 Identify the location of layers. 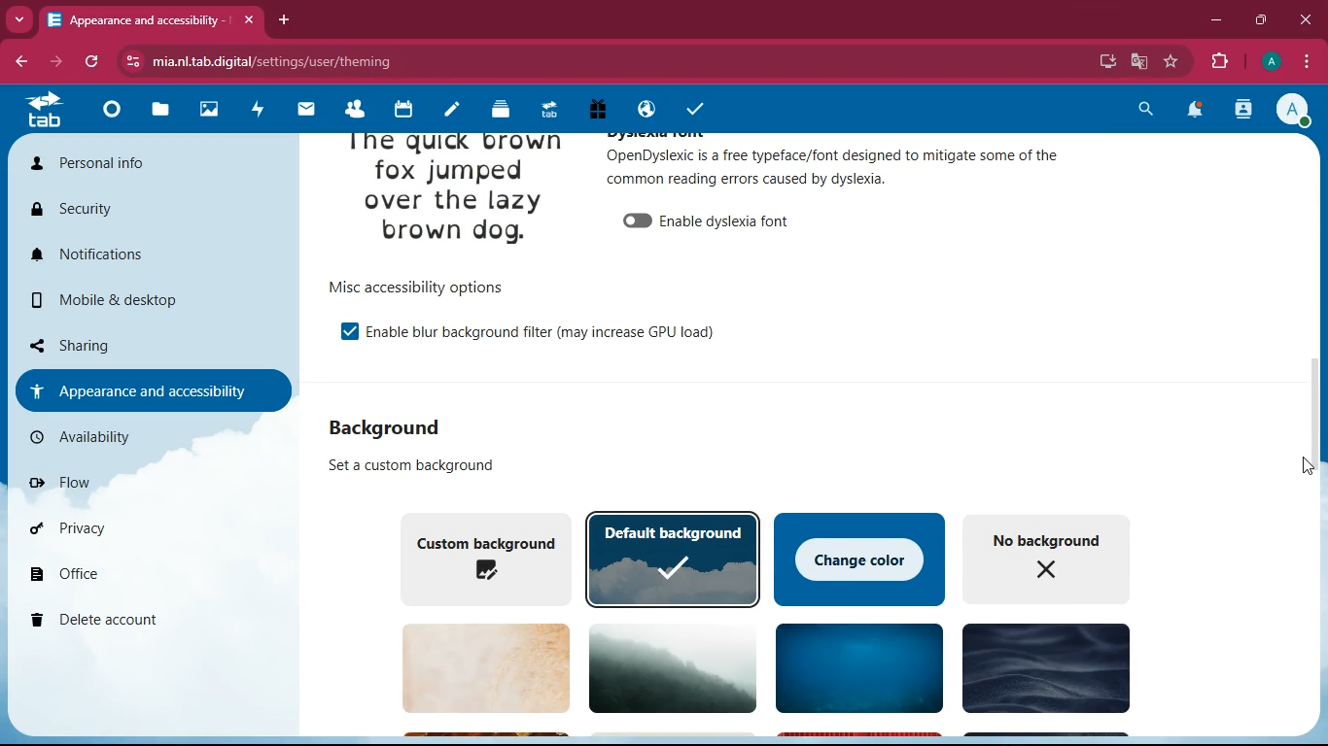
(494, 110).